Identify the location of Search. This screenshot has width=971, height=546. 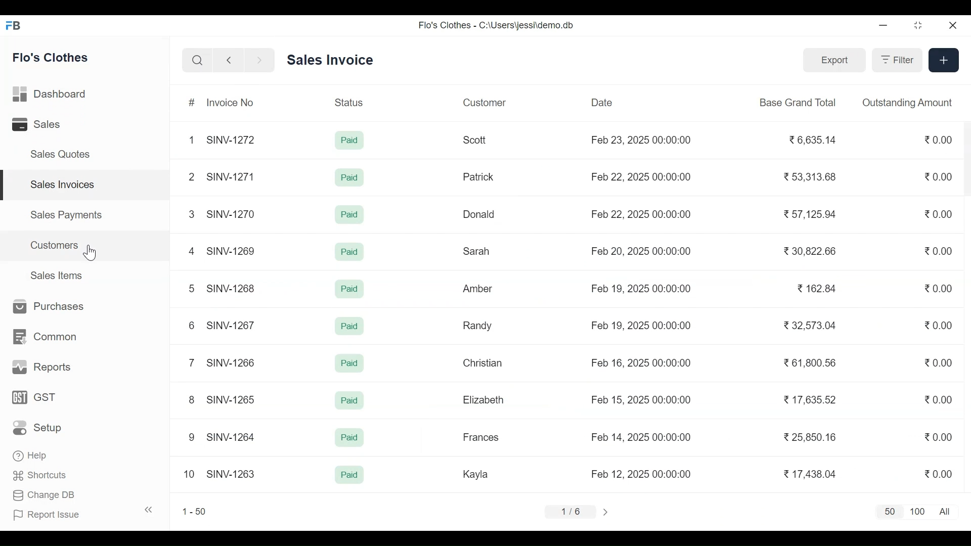
(199, 60).